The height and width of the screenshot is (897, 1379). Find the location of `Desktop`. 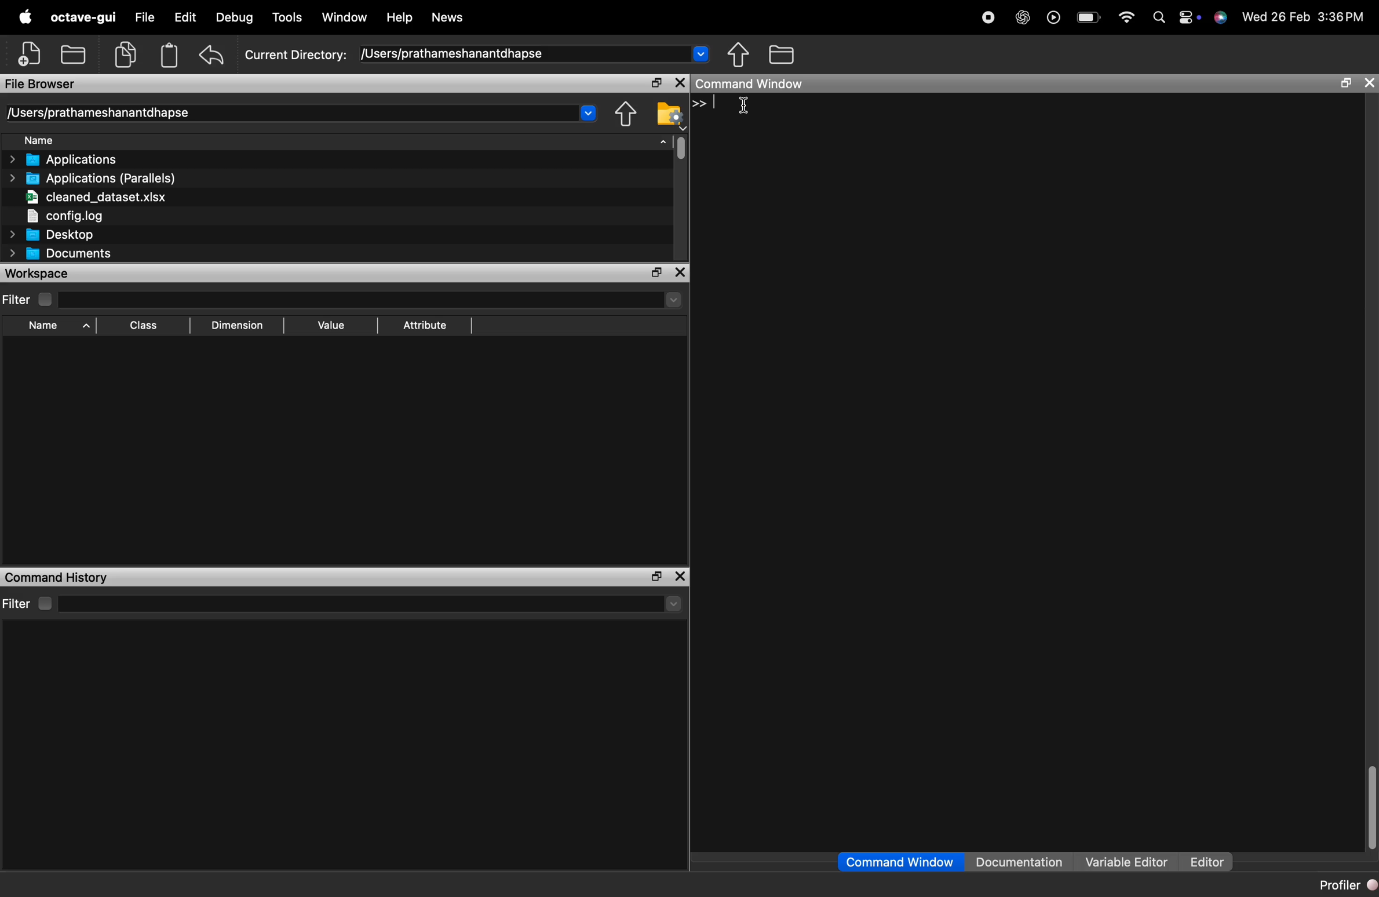

Desktop is located at coordinates (67, 234).